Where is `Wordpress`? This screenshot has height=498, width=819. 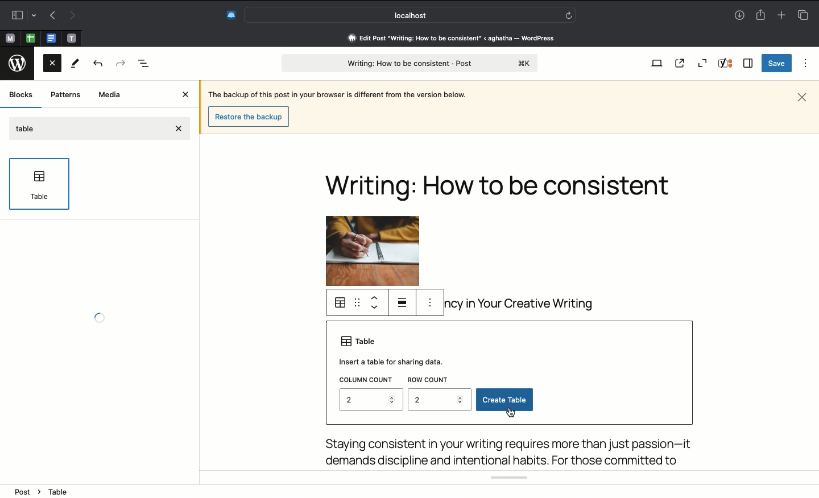 Wordpress is located at coordinates (19, 63).